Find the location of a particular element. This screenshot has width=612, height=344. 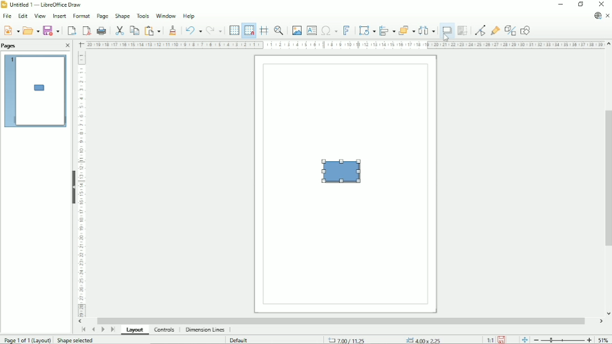

Open is located at coordinates (31, 30).